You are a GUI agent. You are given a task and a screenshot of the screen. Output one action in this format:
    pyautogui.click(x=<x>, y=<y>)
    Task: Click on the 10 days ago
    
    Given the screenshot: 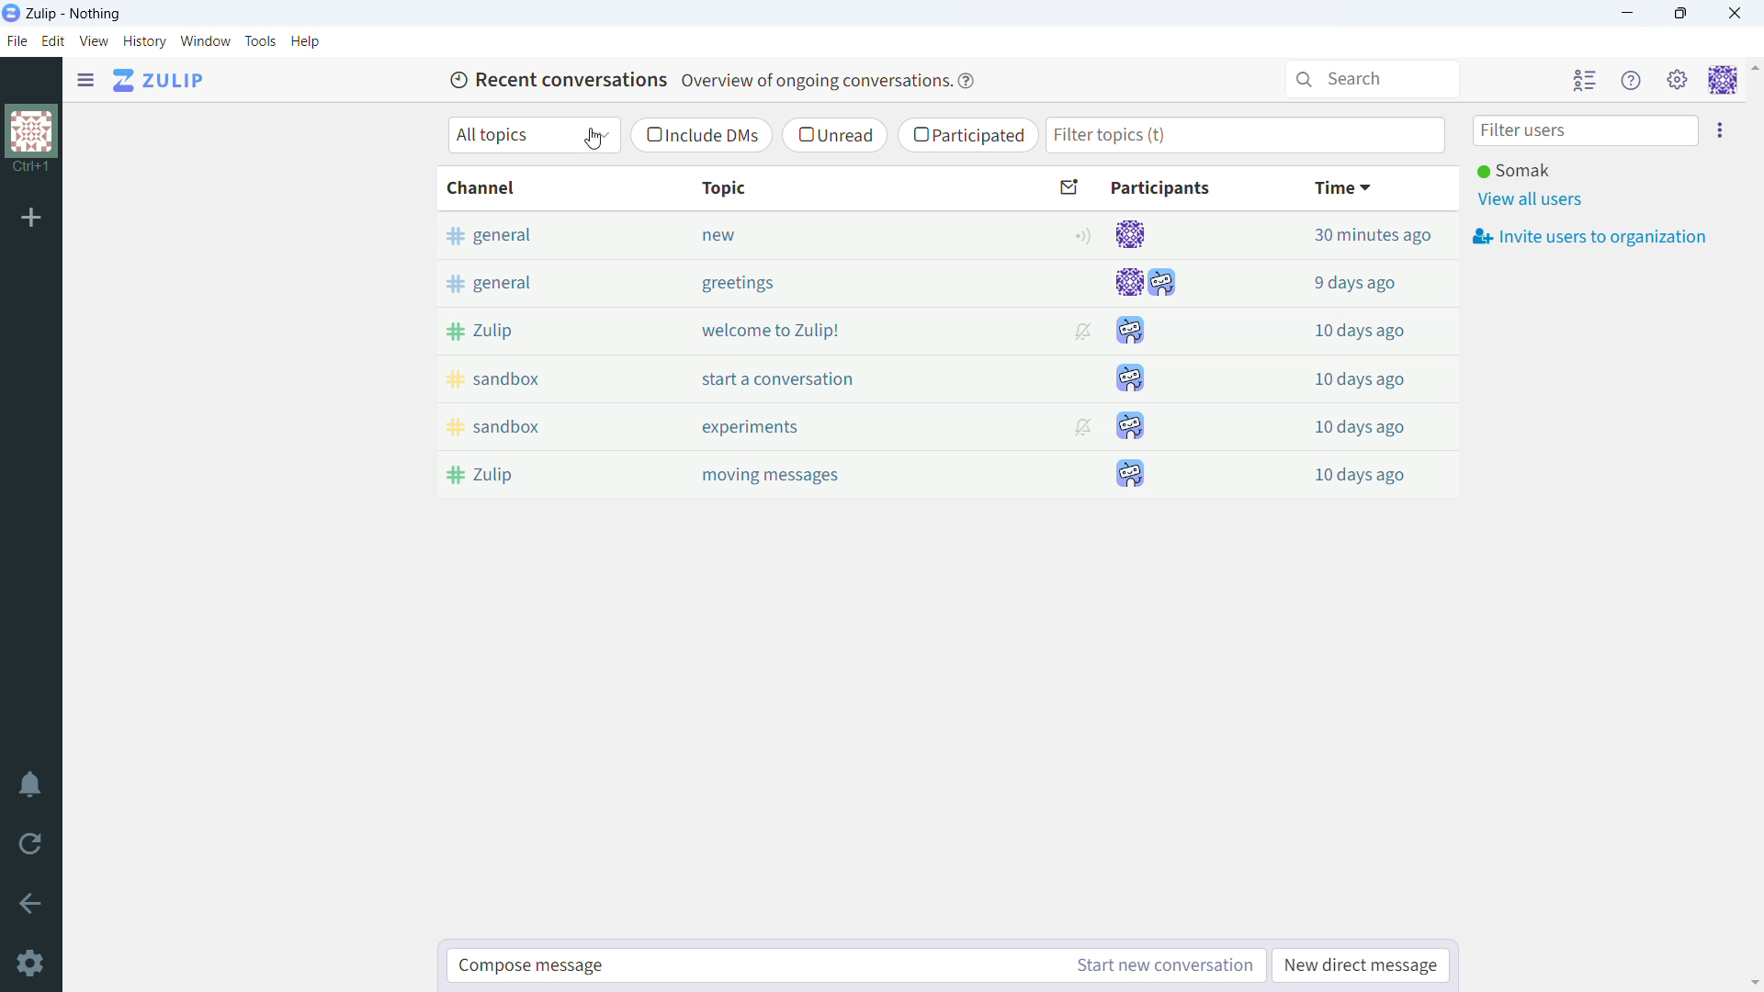 What is the action you would take?
    pyautogui.click(x=1361, y=331)
    